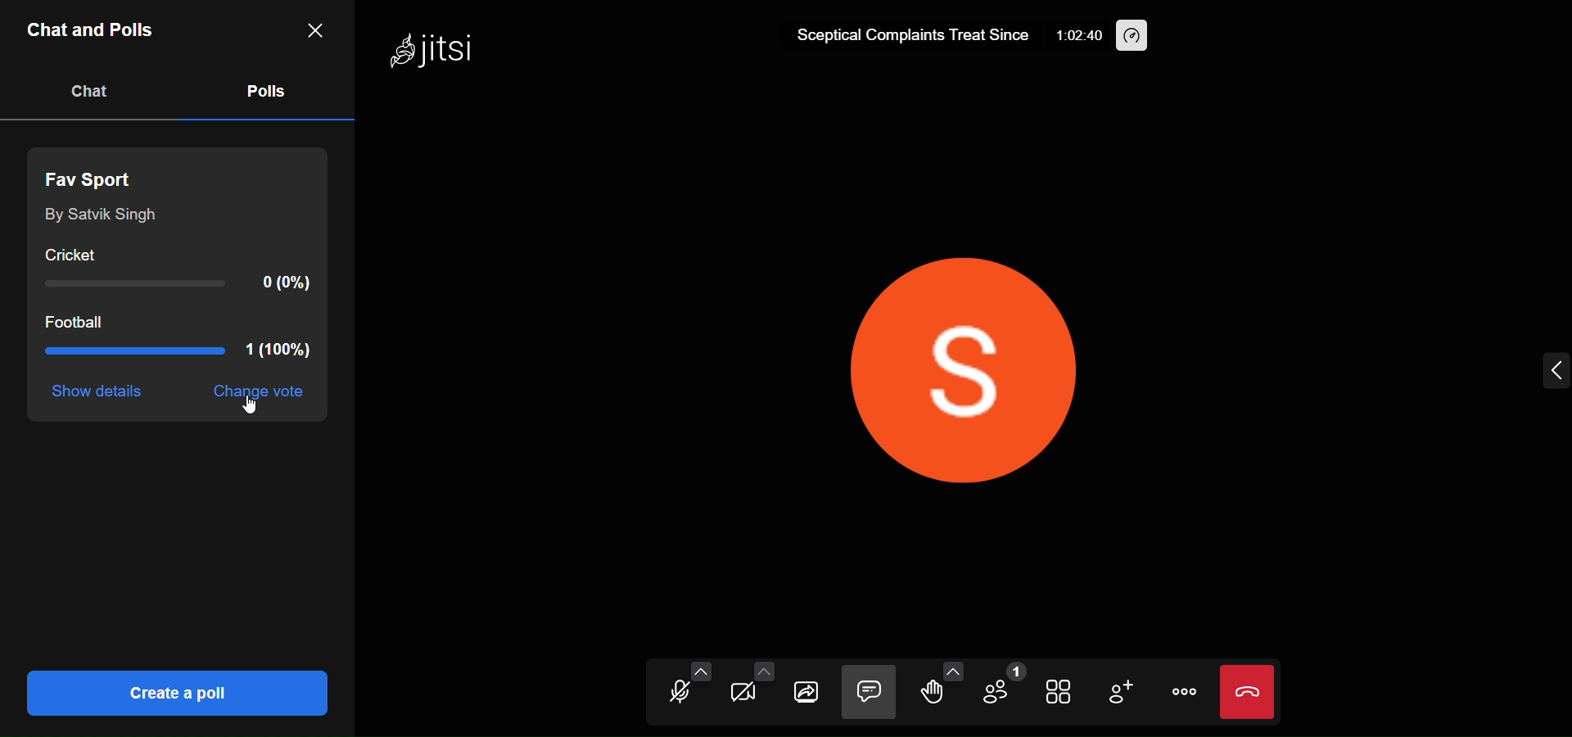  Describe the element at coordinates (314, 29) in the screenshot. I see `close` at that location.